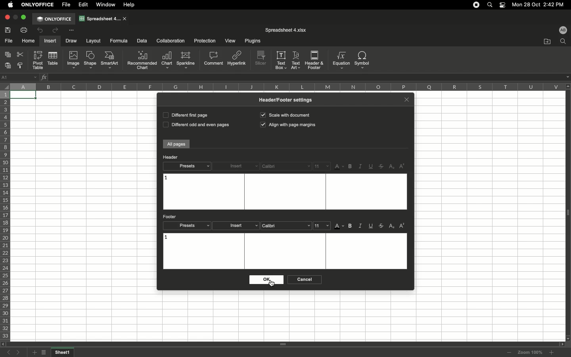  Describe the element at coordinates (67, 5) in the screenshot. I see `File` at that location.